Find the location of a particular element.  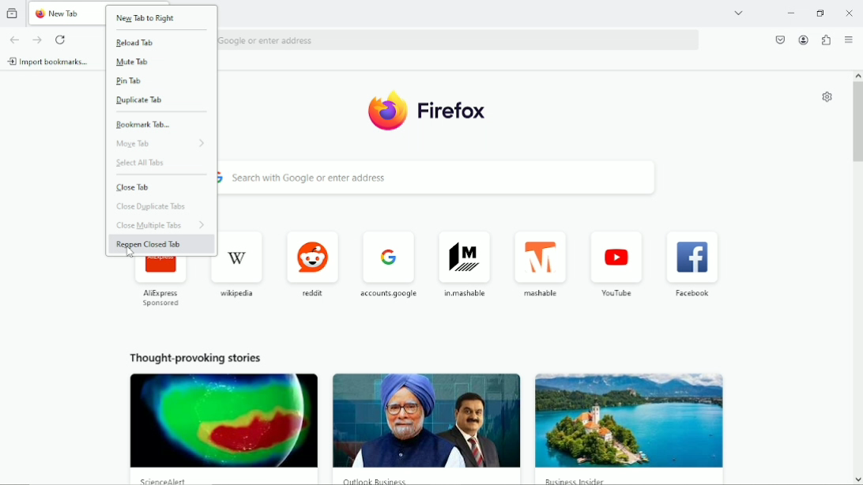

Vertical scroll bar is located at coordinates (857, 118).